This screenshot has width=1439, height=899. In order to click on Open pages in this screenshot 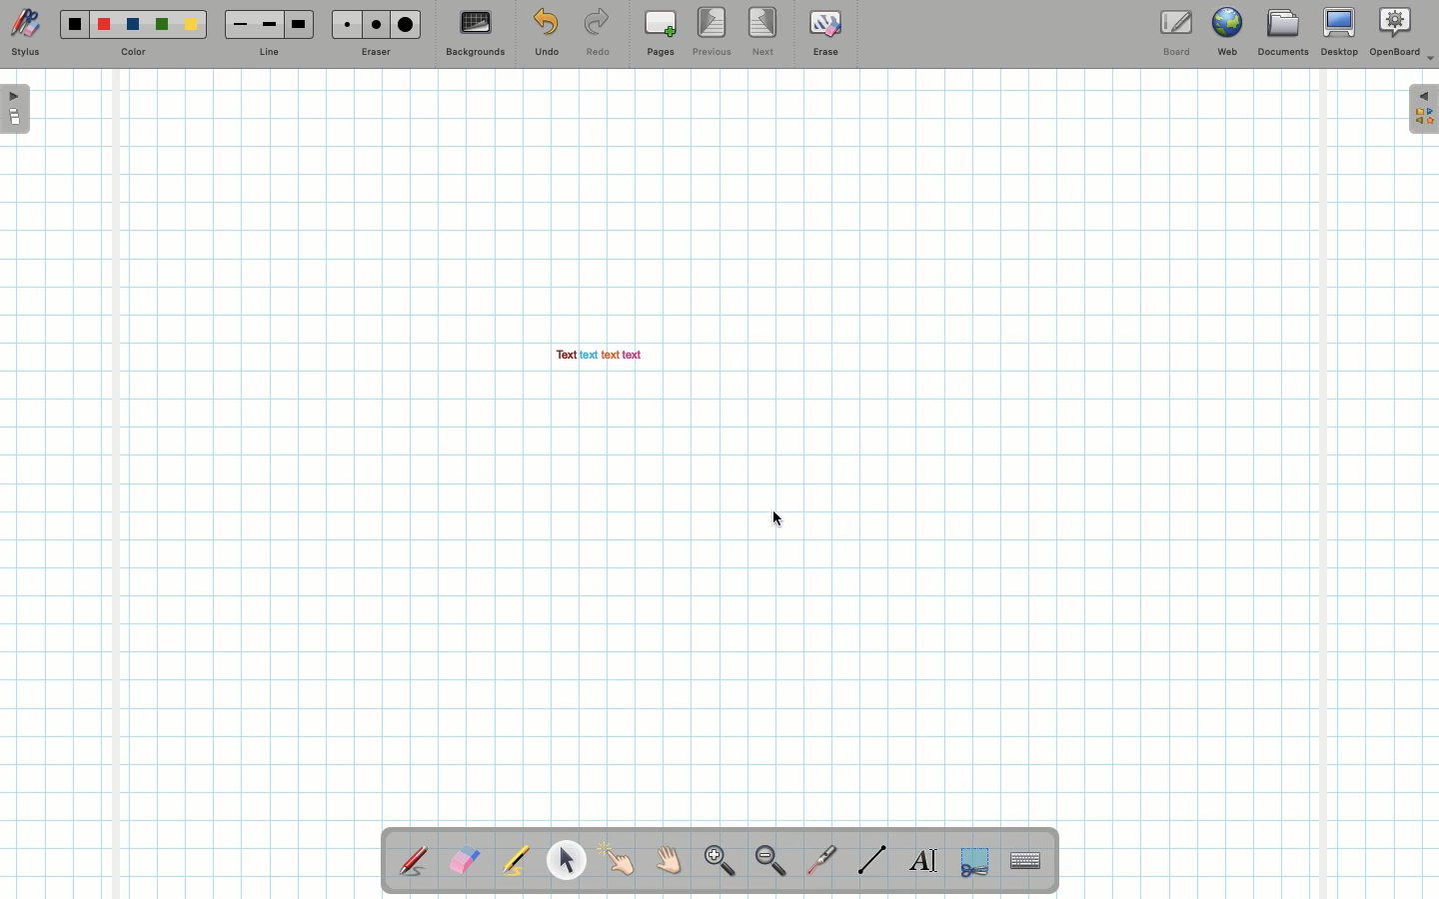, I will do `click(17, 108)`.